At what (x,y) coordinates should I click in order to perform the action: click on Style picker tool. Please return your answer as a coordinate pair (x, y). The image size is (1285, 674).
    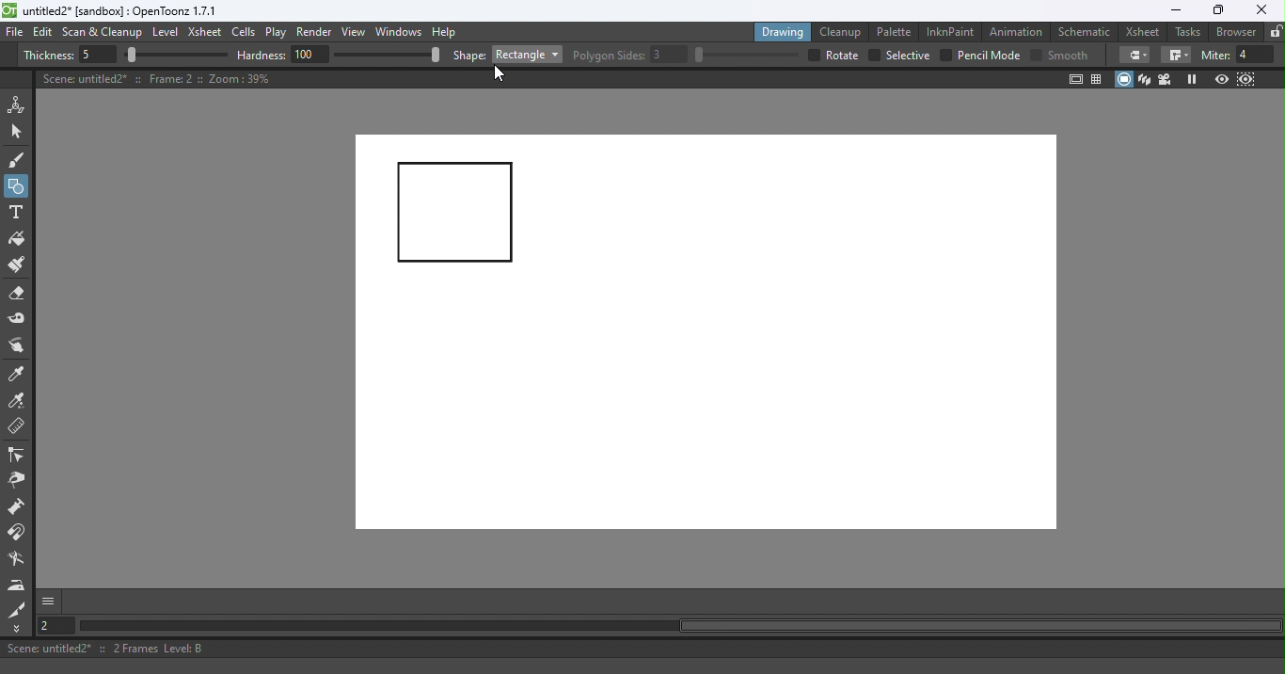
    Looking at the image, I should click on (18, 375).